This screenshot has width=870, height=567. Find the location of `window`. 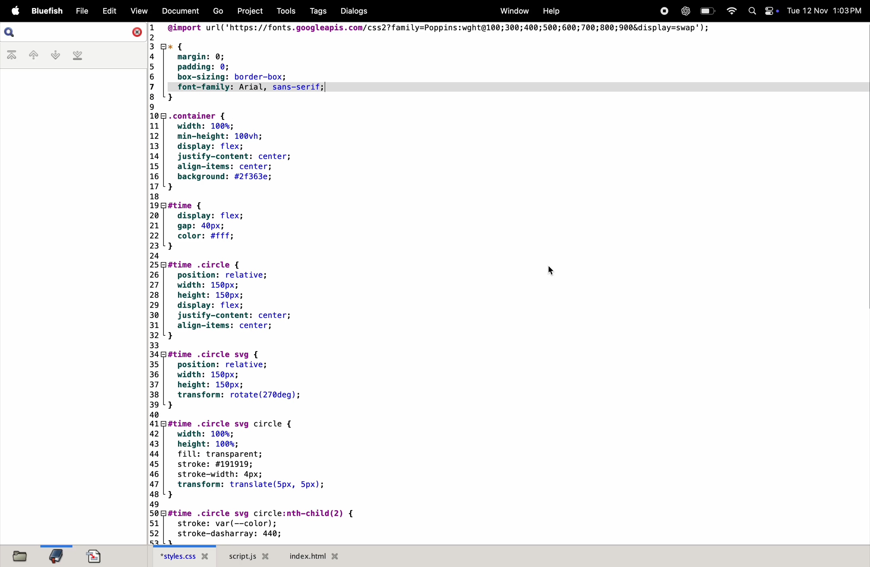

window is located at coordinates (512, 11).